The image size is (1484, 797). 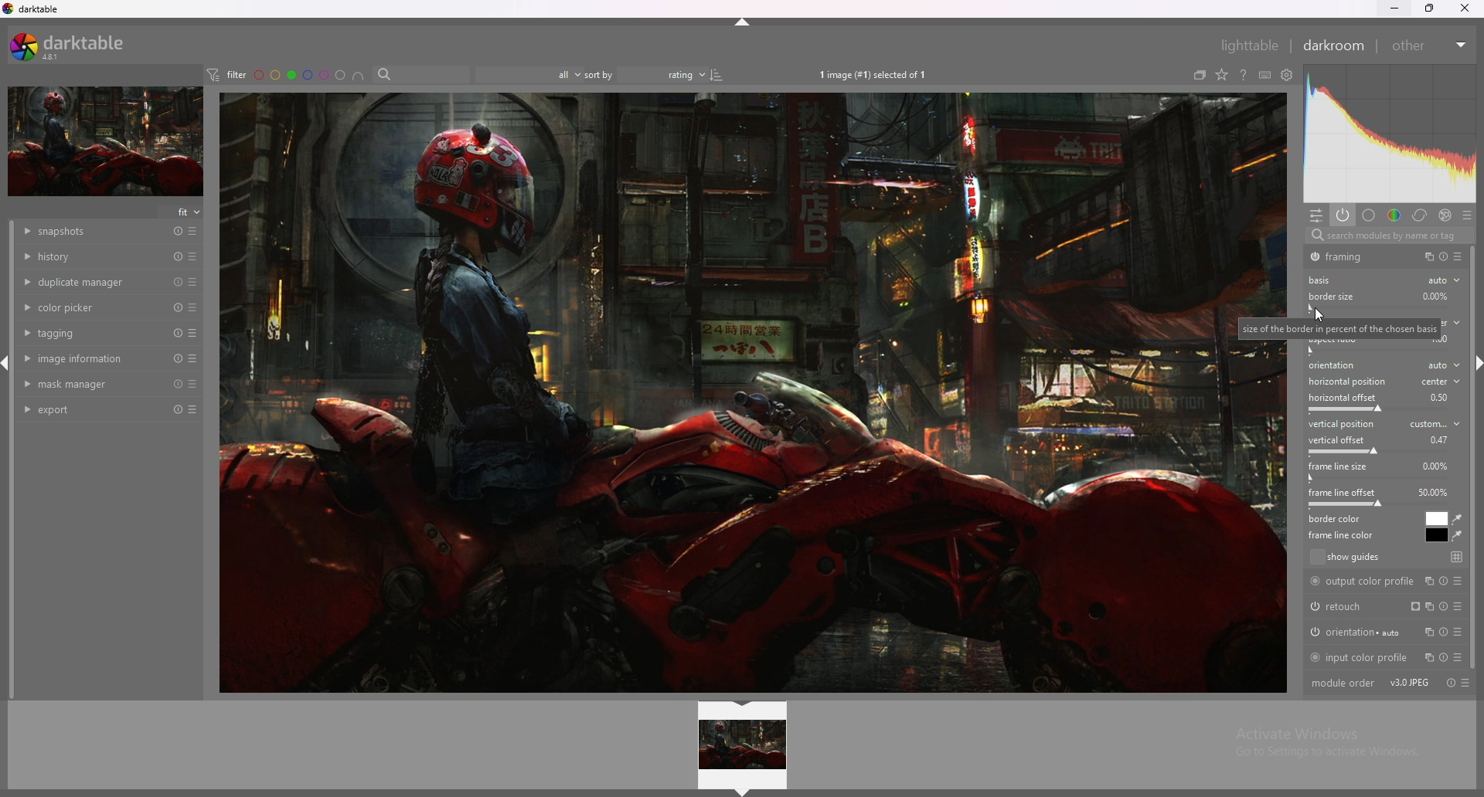 What do you see at coordinates (176, 256) in the screenshot?
I see `reset` at bounding box center [176, 256].